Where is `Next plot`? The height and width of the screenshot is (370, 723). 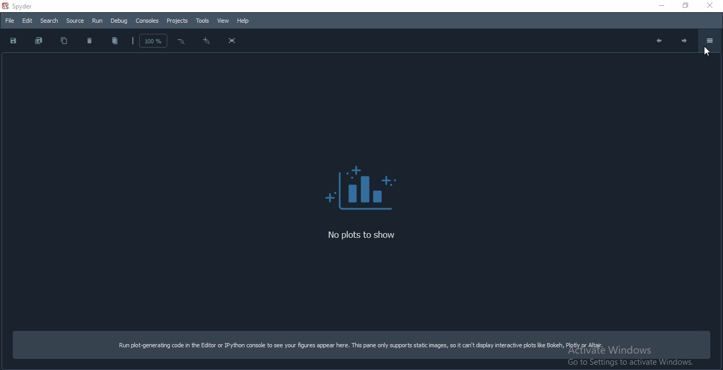 Next plot is located at coordinates (685, 42).